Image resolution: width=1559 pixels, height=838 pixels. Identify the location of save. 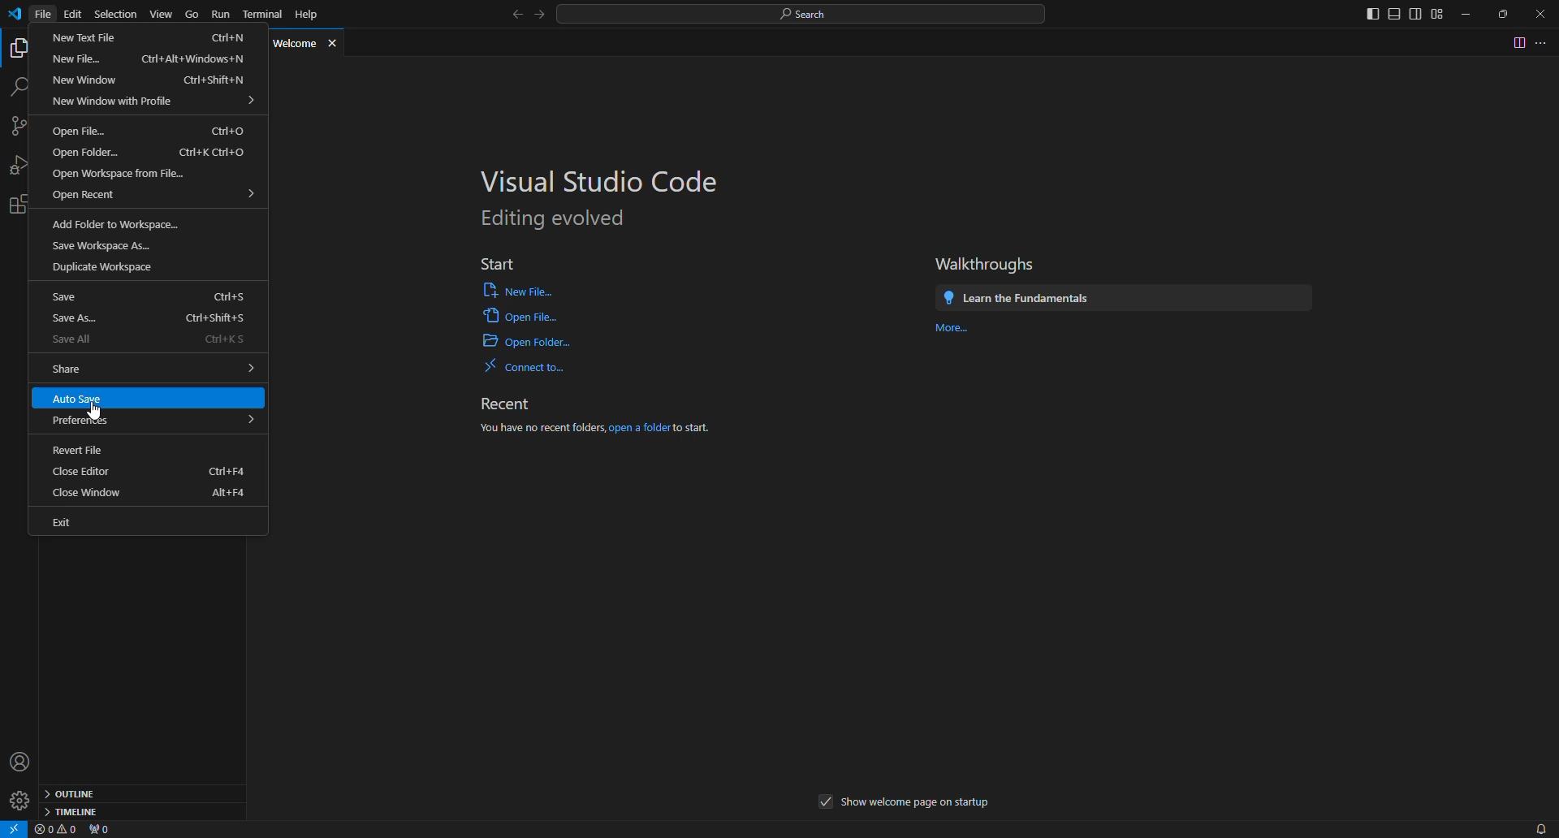
(75, 297).